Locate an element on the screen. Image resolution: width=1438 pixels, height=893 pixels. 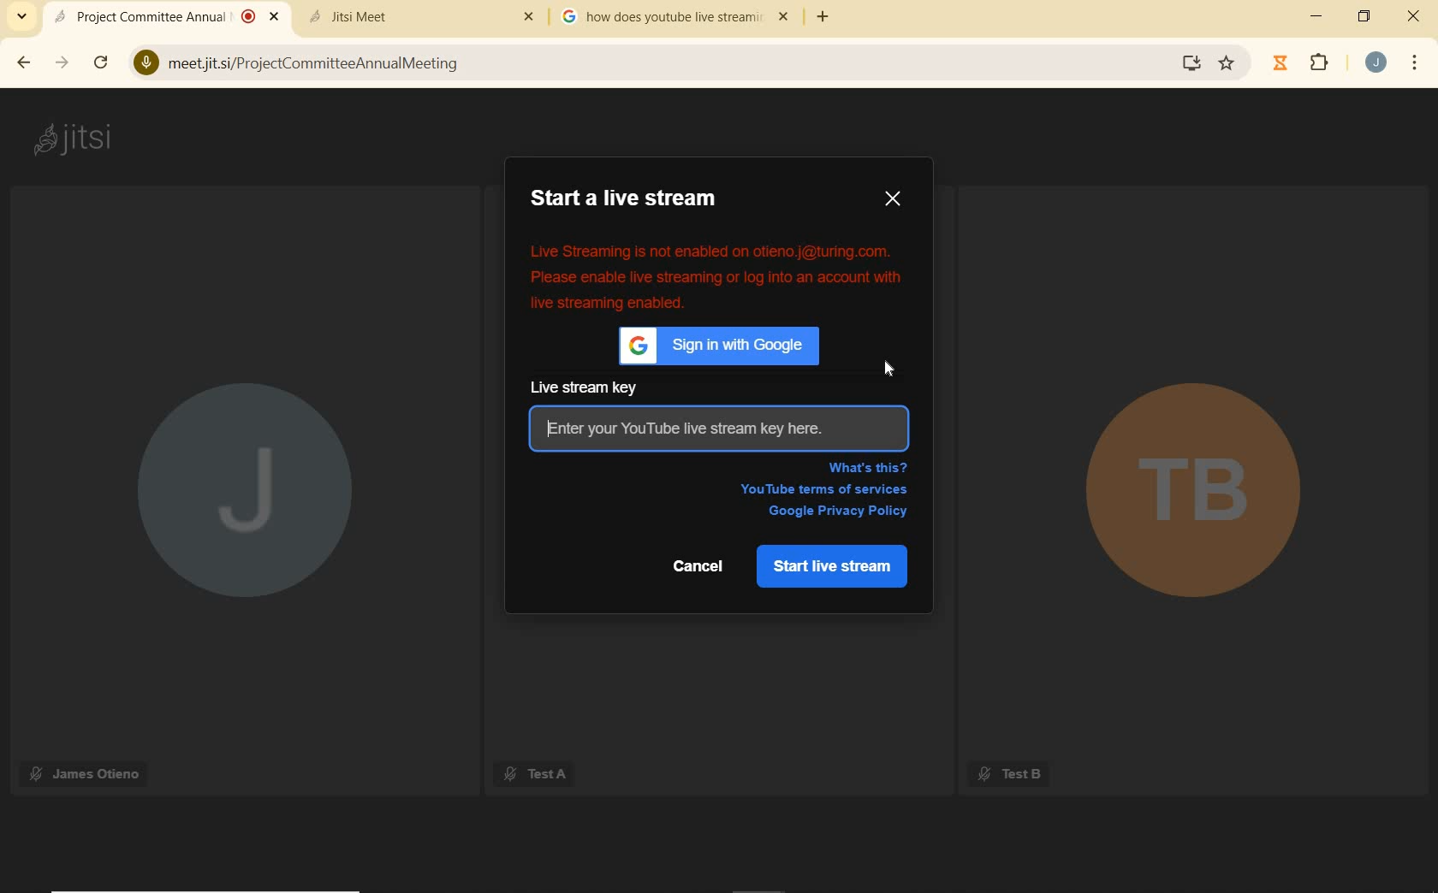
restore down is located at coordinates (1366, 17).